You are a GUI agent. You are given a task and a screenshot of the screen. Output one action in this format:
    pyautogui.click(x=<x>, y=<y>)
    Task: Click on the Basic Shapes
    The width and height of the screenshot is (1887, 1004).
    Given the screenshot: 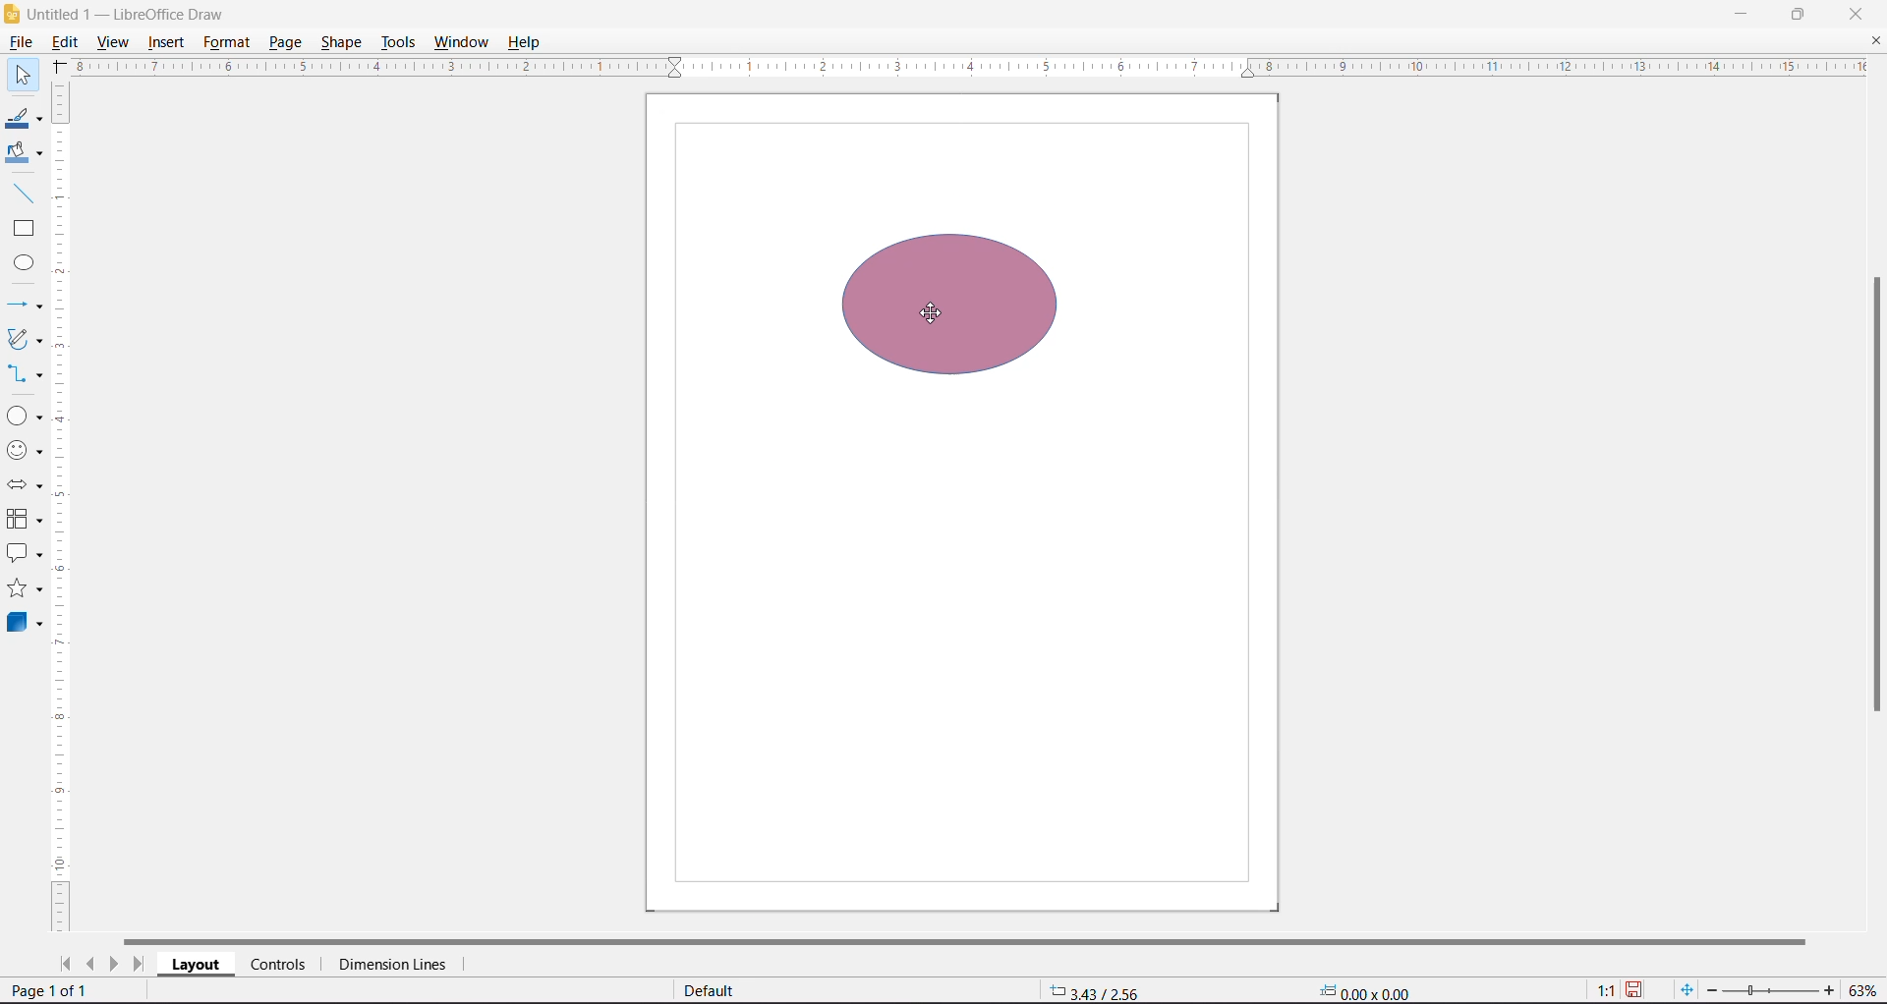 What is the action you would take?
    pyautogui.click(x=25, y=416)
    